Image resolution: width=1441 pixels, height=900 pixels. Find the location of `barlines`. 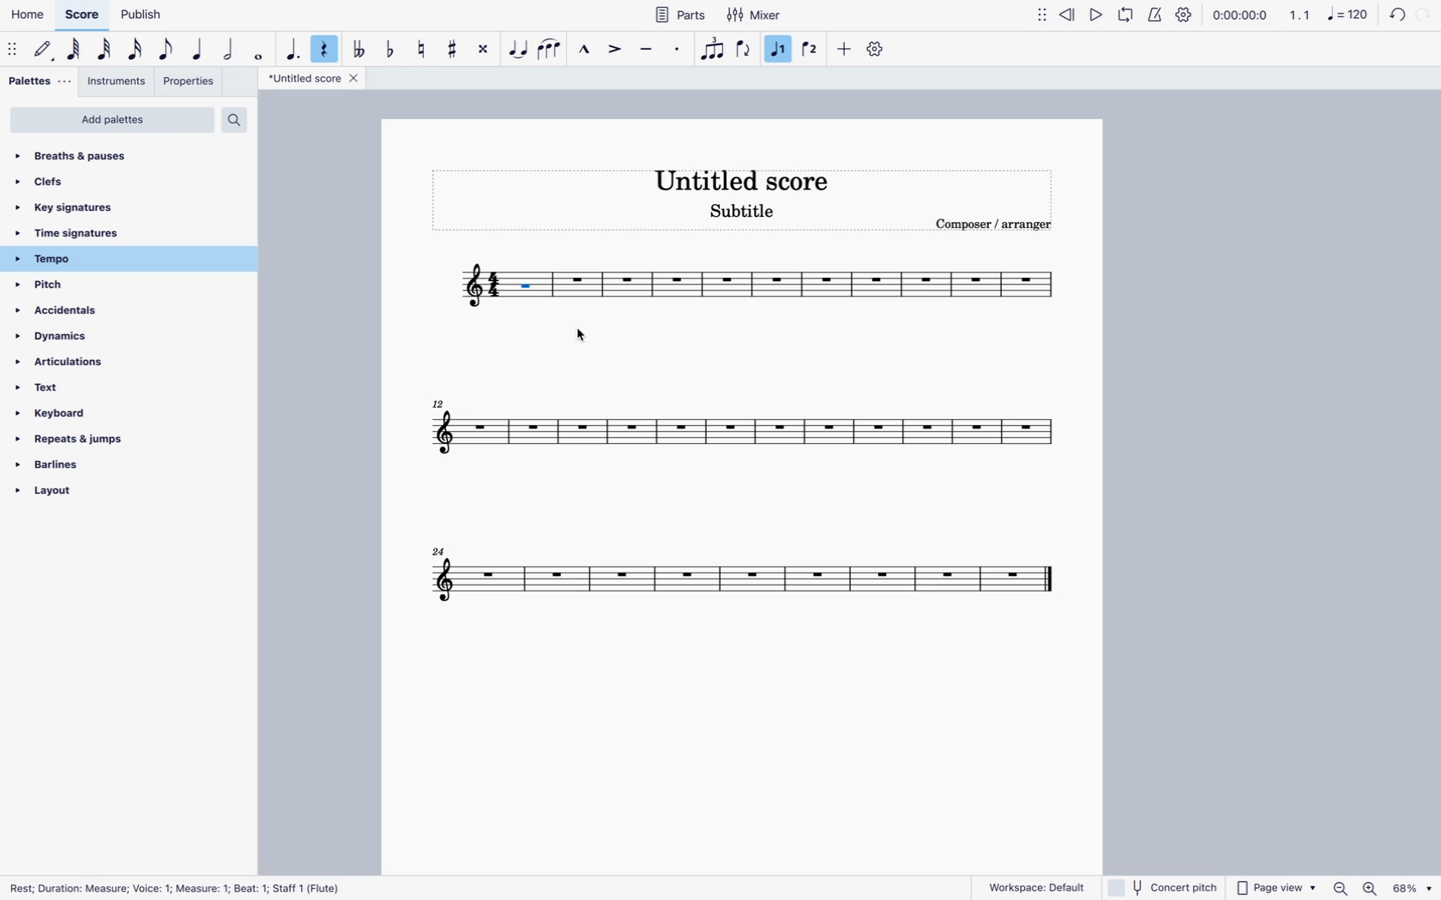

barlines is located at coordinates (81, 467).